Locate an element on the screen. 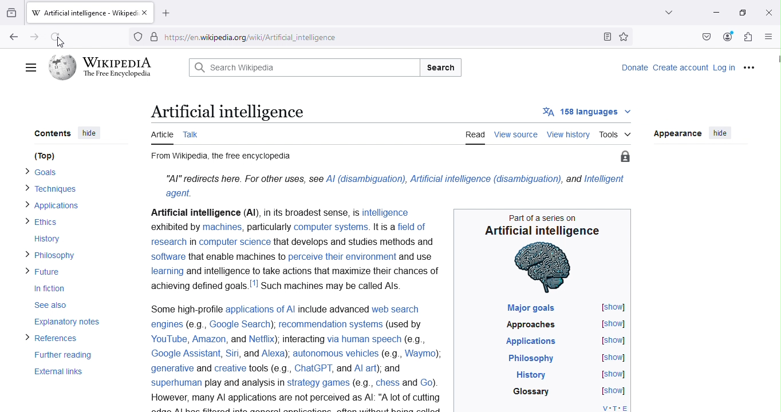 This screenshot has width=781, height=412. Netflix) is located at coordinates (263, 339).